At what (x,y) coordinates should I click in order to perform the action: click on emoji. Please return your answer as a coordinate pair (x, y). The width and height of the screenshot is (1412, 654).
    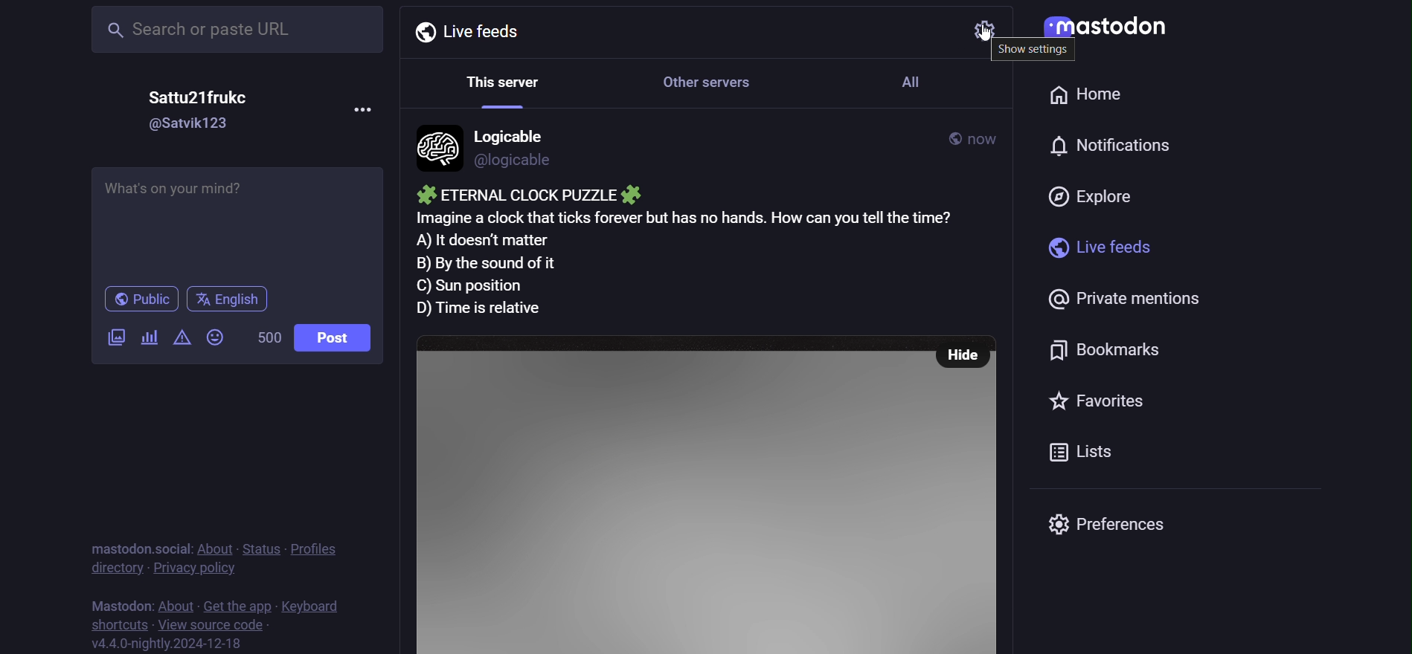
    Looking at the image, I should click on (213, 337).